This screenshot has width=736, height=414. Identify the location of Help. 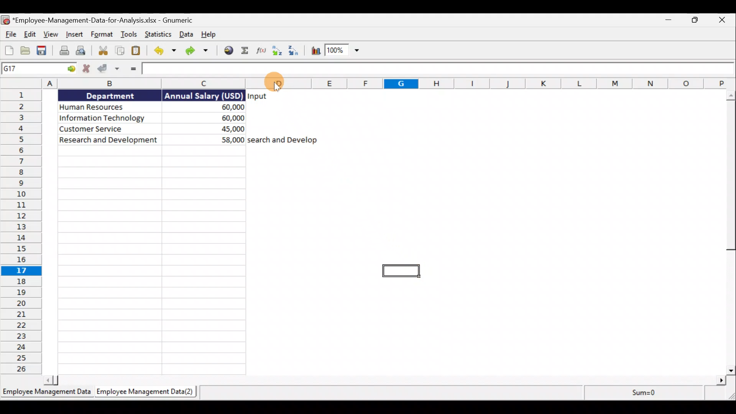
(207, 33).